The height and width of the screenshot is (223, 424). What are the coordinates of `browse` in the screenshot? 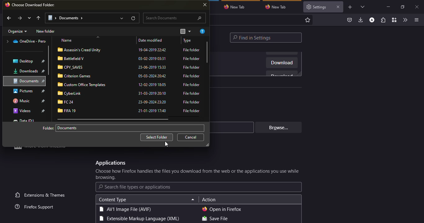 It's located at (277, 127).